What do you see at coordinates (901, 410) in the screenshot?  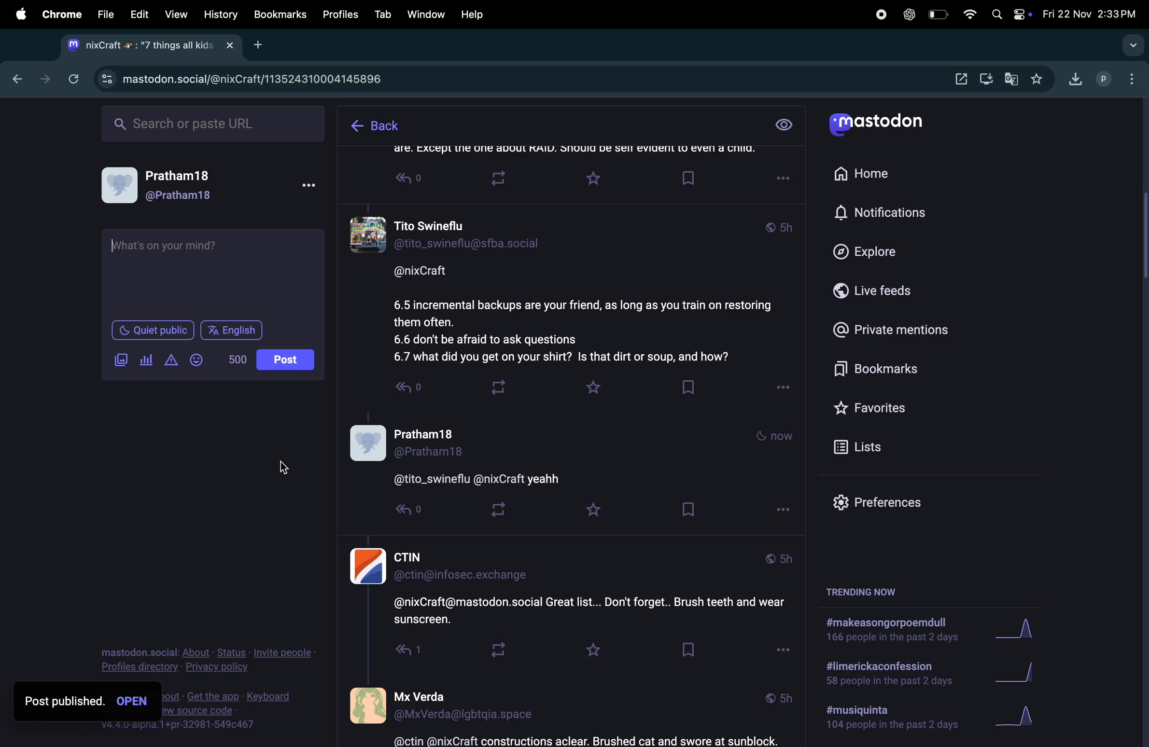 I see `favourites` at bounding box center [901, 410].